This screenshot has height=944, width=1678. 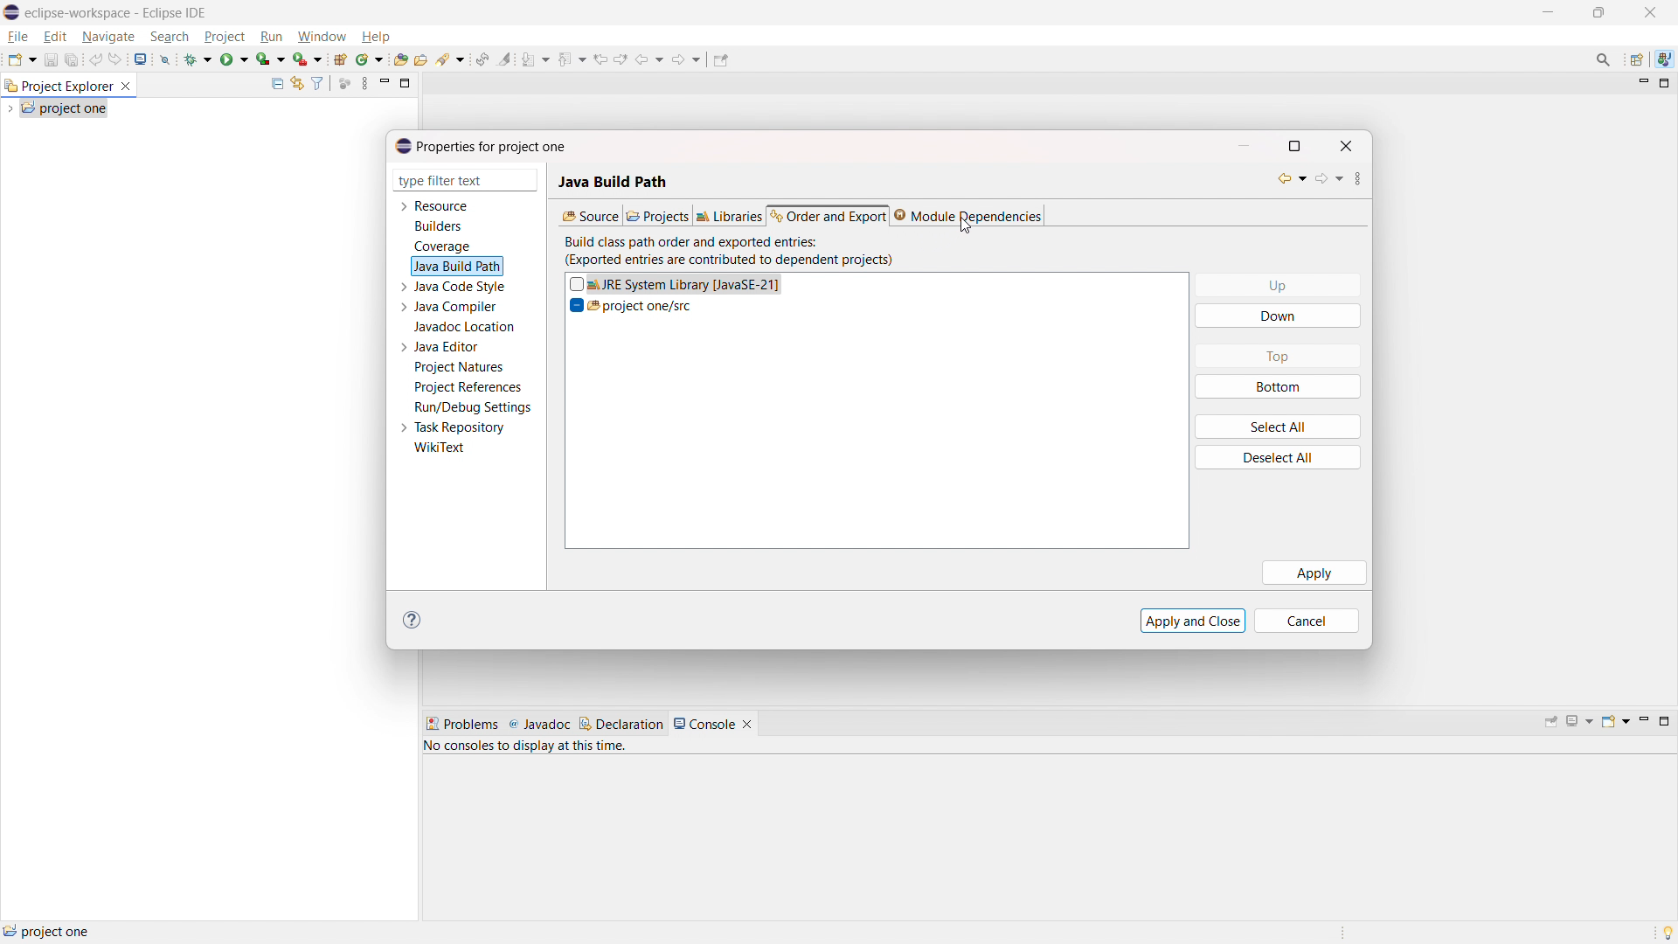 What do you see at coordinates (95, 59) in the screenshot?
I see `undo` at bounding box center [95, 59].